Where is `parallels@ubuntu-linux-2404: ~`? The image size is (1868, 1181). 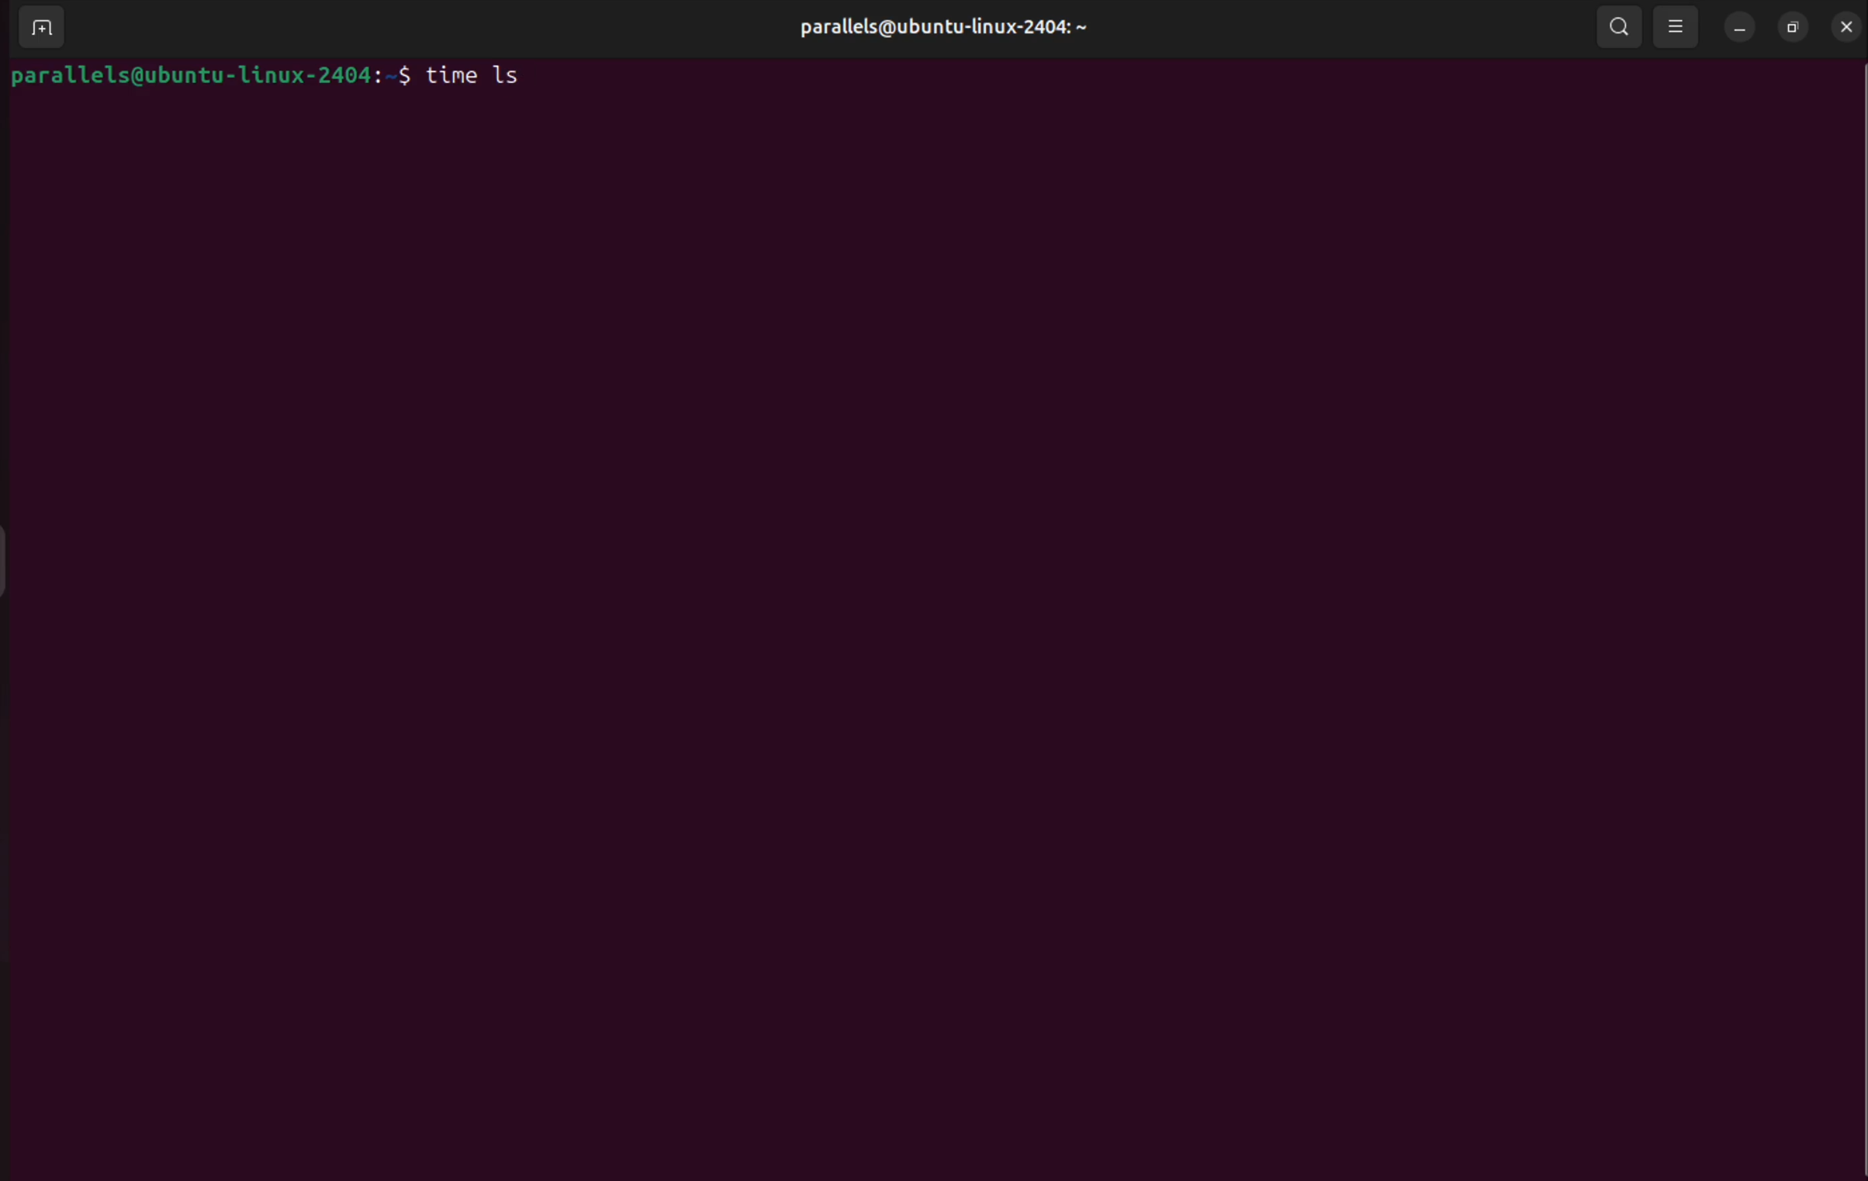 parallels@ubuntu-linux-2404: ~ is located at coordinates (943, 28).